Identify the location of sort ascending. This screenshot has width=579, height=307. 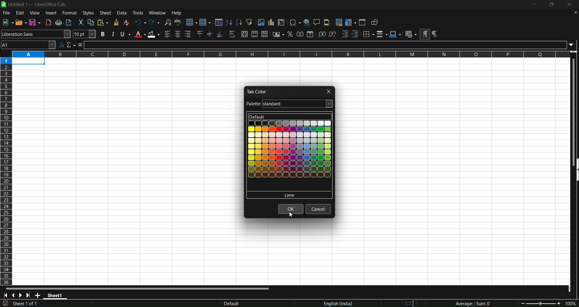
(229, 22).